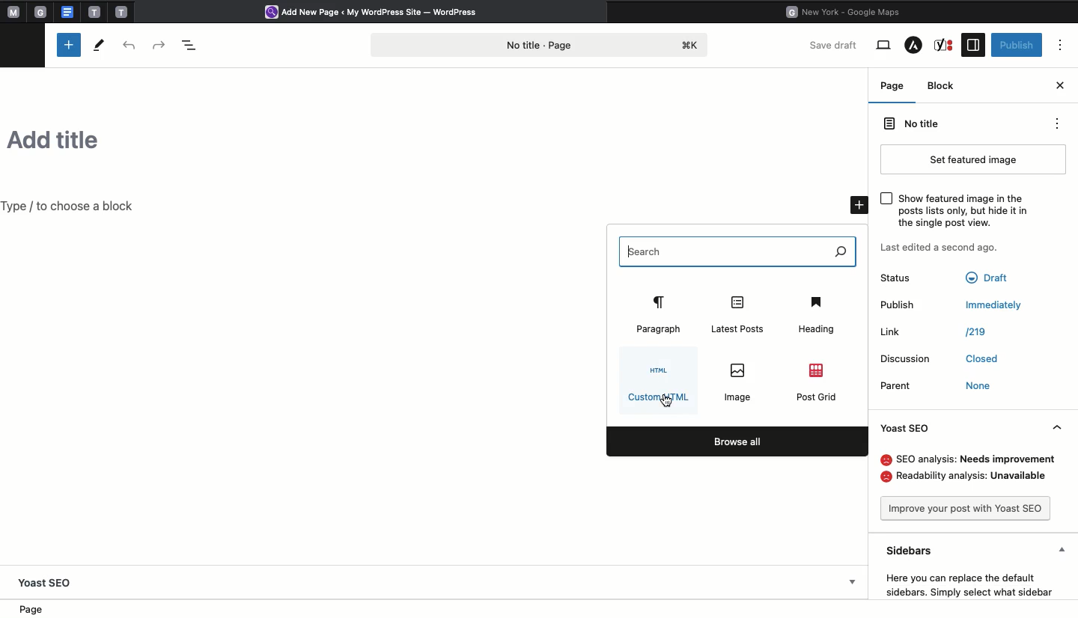  I want to click on Post grid, so click(817, 382).